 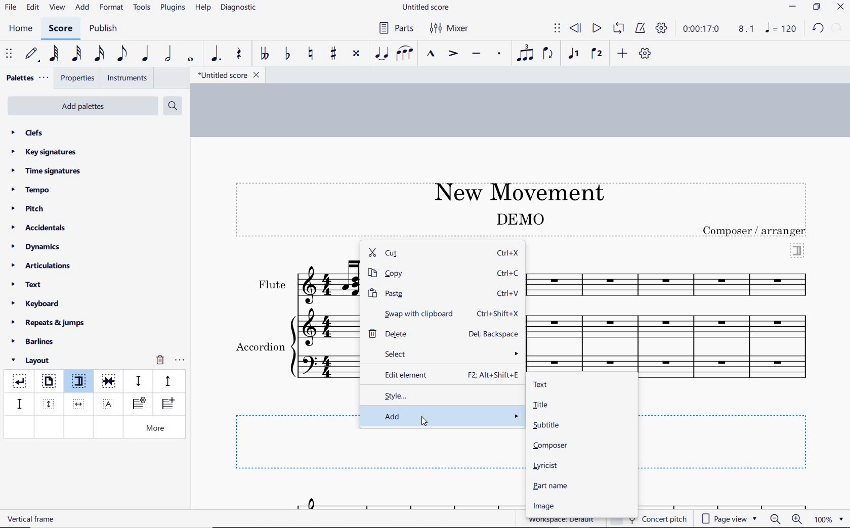 What do you see at coordinates (33, 189) in the screenshot?
I see `tempo` at bounding box center [33, 189].